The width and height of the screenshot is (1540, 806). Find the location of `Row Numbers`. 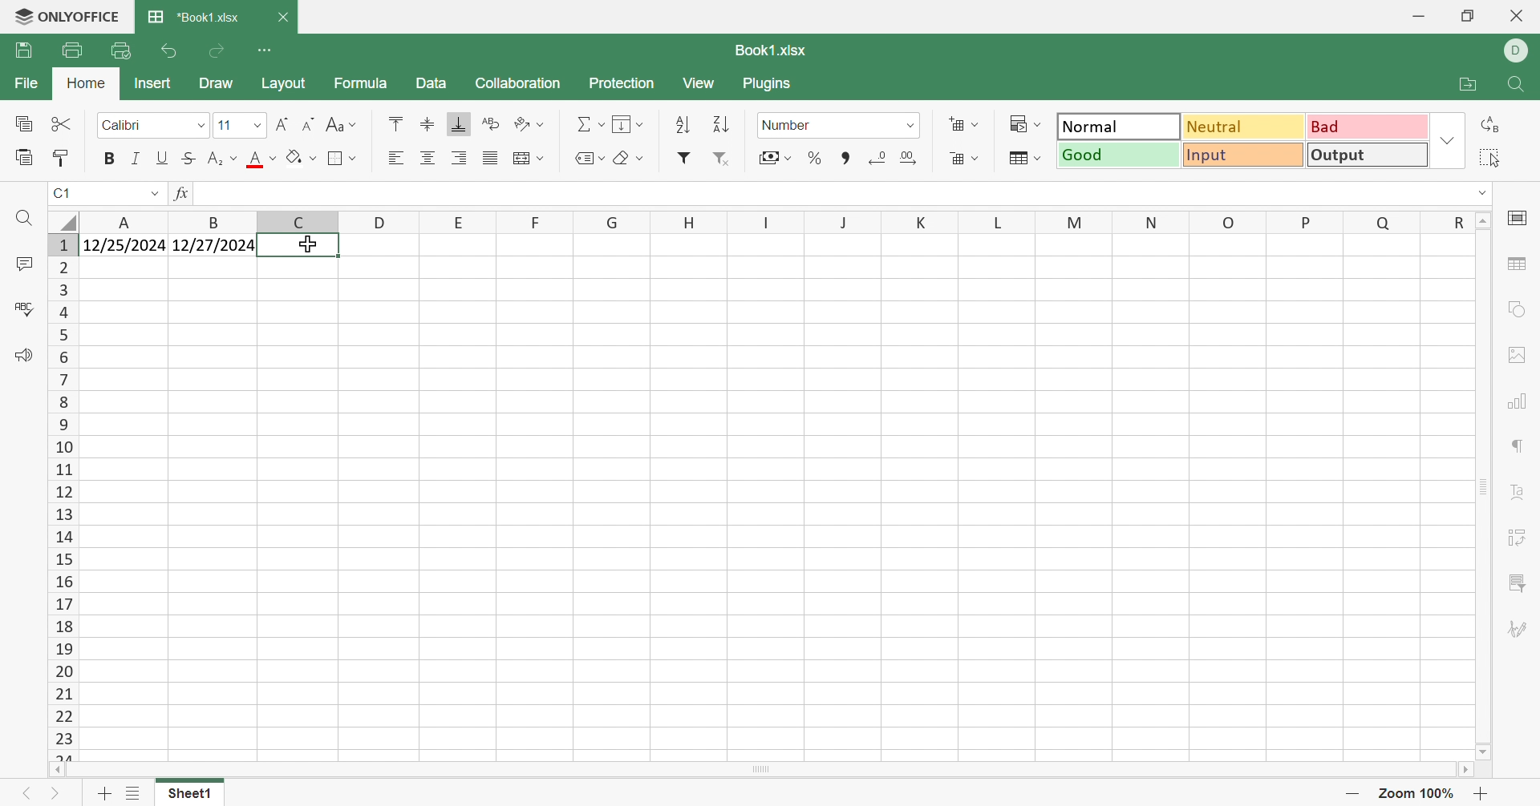

Row Numbers is located at coordinates (60, 500).